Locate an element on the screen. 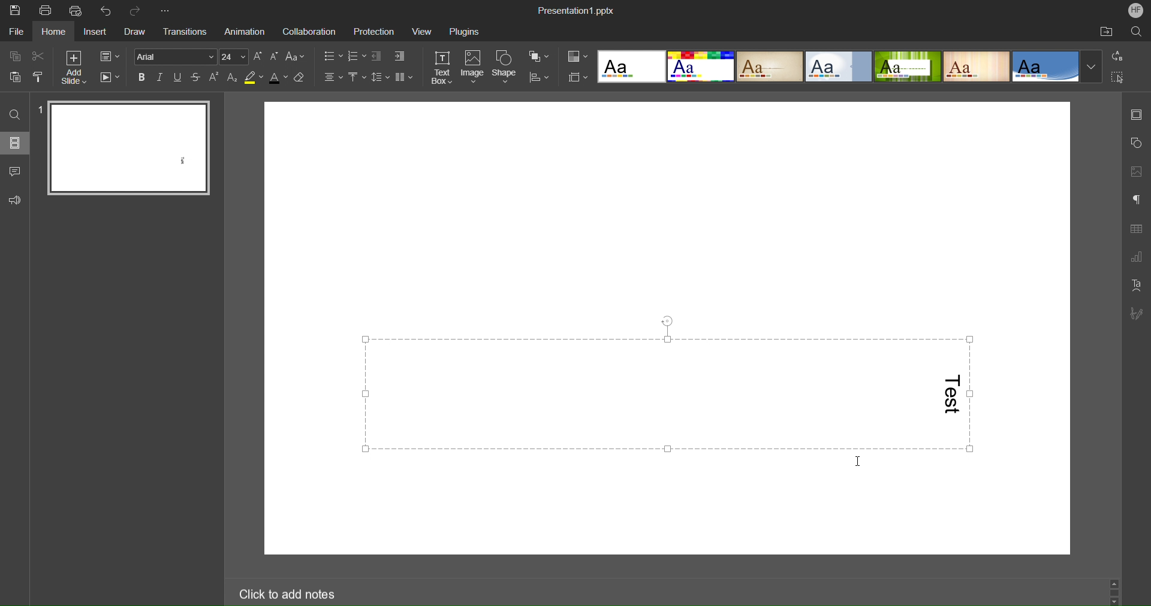  Decrease size is located at coordinates (275, 56).